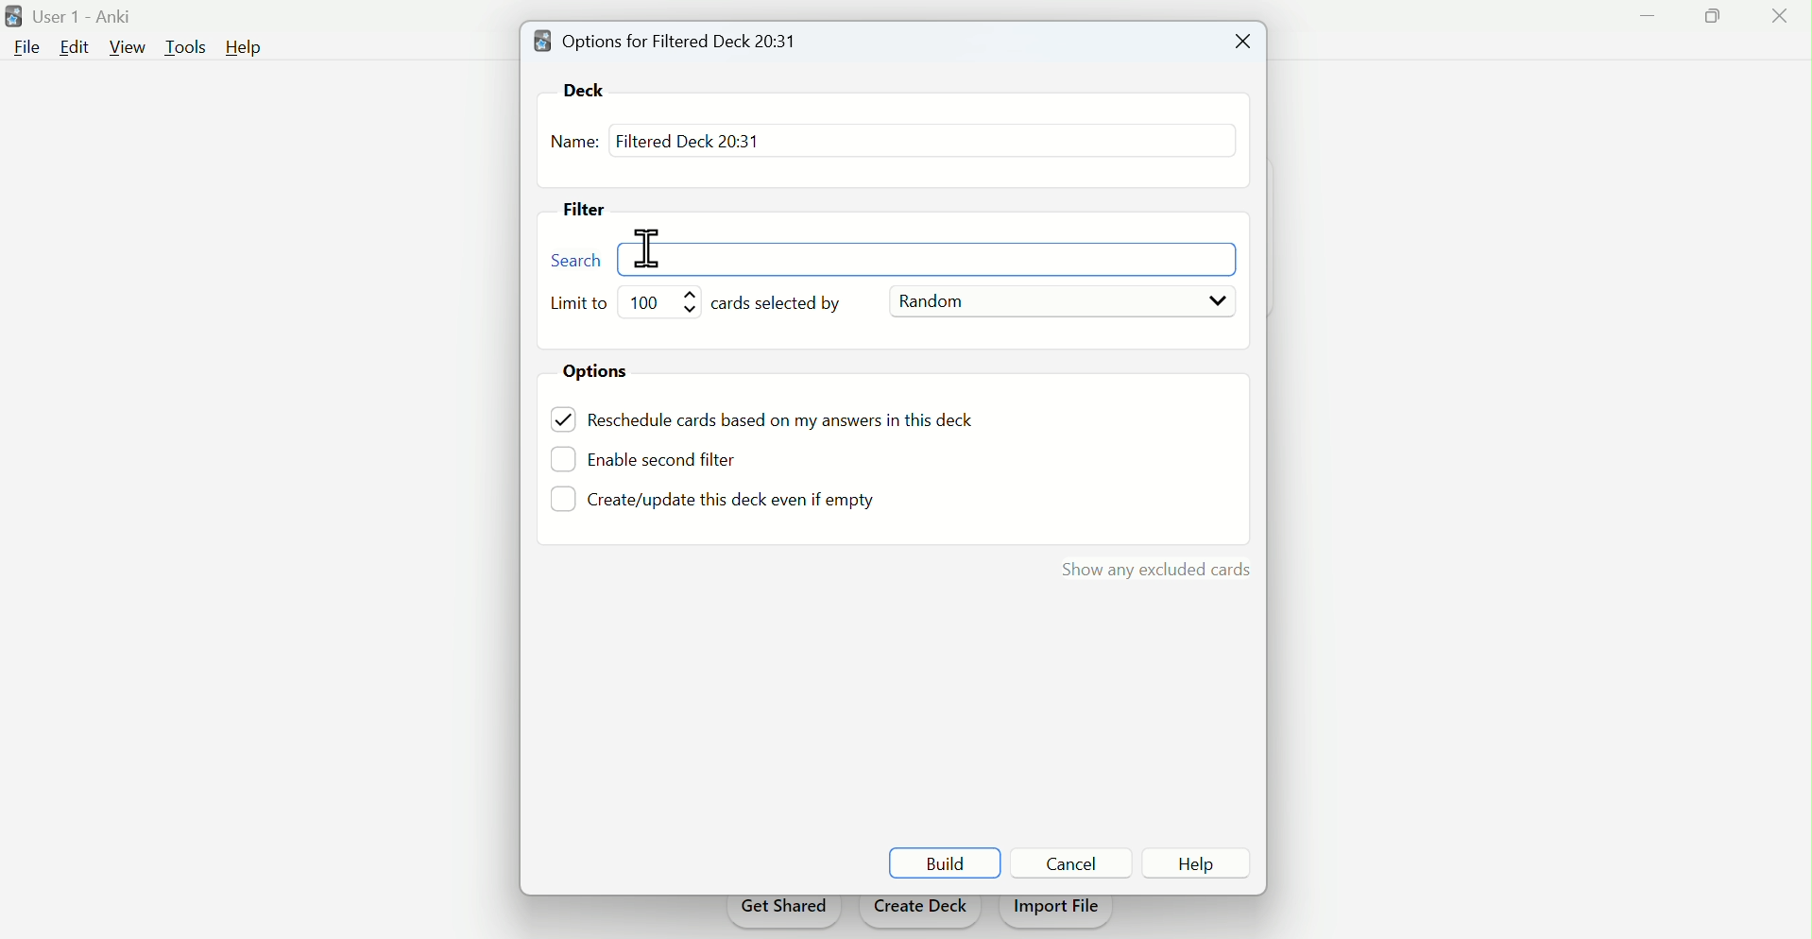 The width and height of the screenshot is (1812, 939). Describe the element at coordinates (687, 140) in the screenshot. I see `Filtered deck 20: 31` at that location.